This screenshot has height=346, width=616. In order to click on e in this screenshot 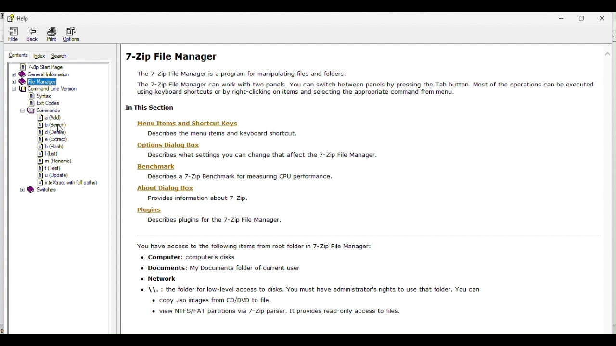, I will do `click(52, 139)`.